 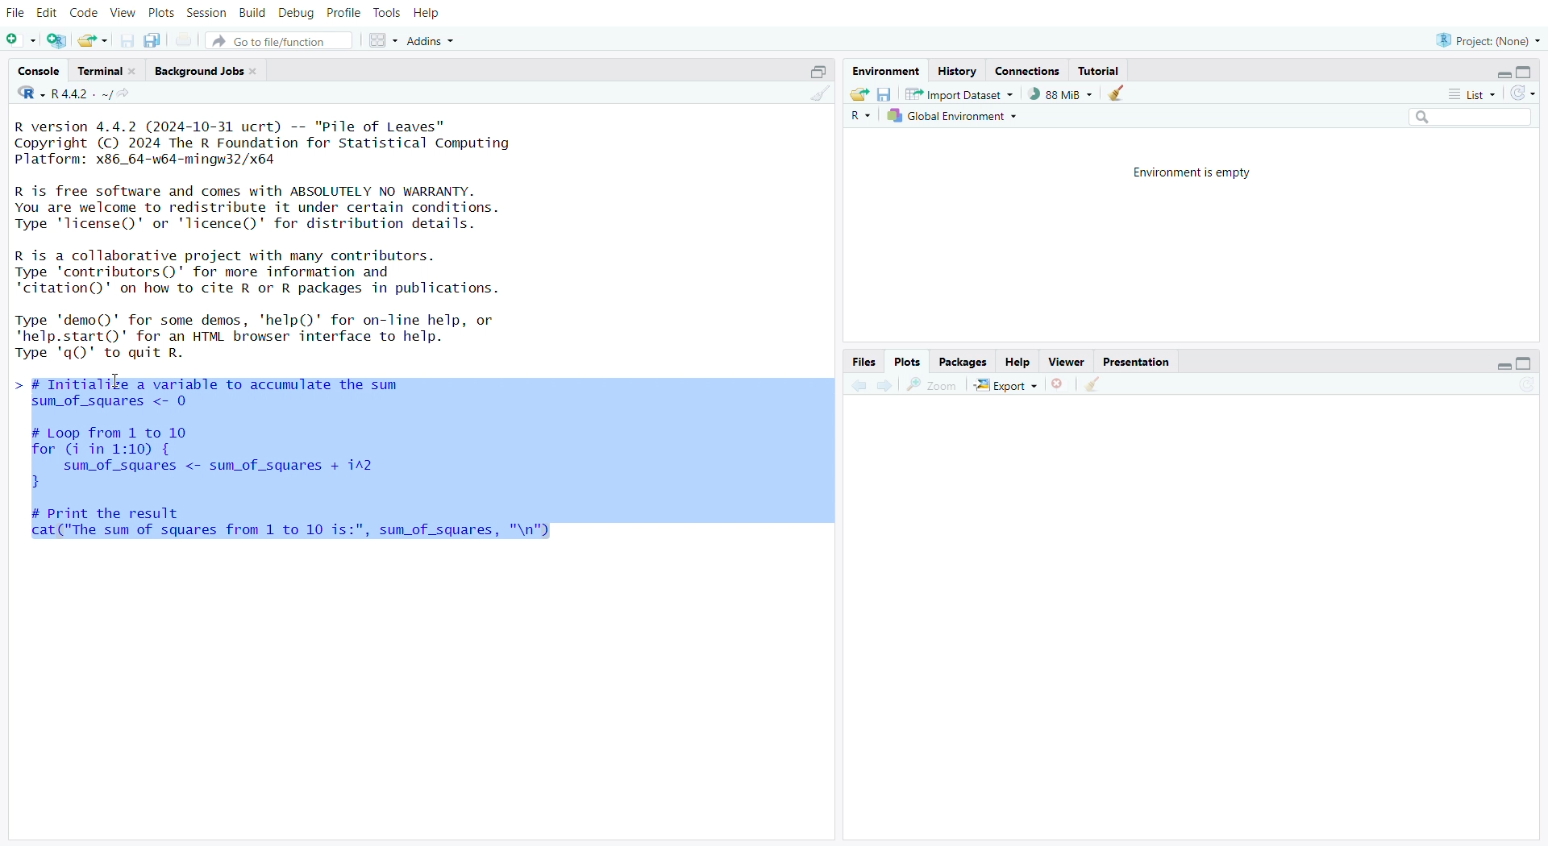 What do you see at coordinates (1530, 384) in the screenshot?
I see `refresh current plot` at bounding box center [1530, 384].